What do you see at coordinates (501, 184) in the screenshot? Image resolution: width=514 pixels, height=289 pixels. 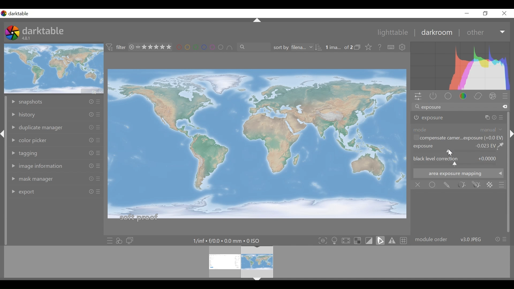 I see `blending option` at bounding box center [501, 184].